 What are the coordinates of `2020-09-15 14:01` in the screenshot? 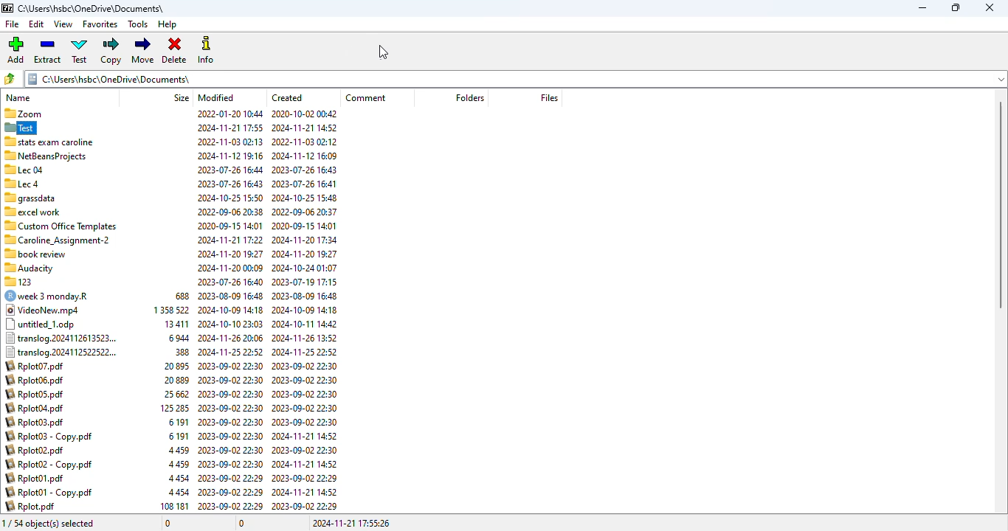 It's located at (305, 226).